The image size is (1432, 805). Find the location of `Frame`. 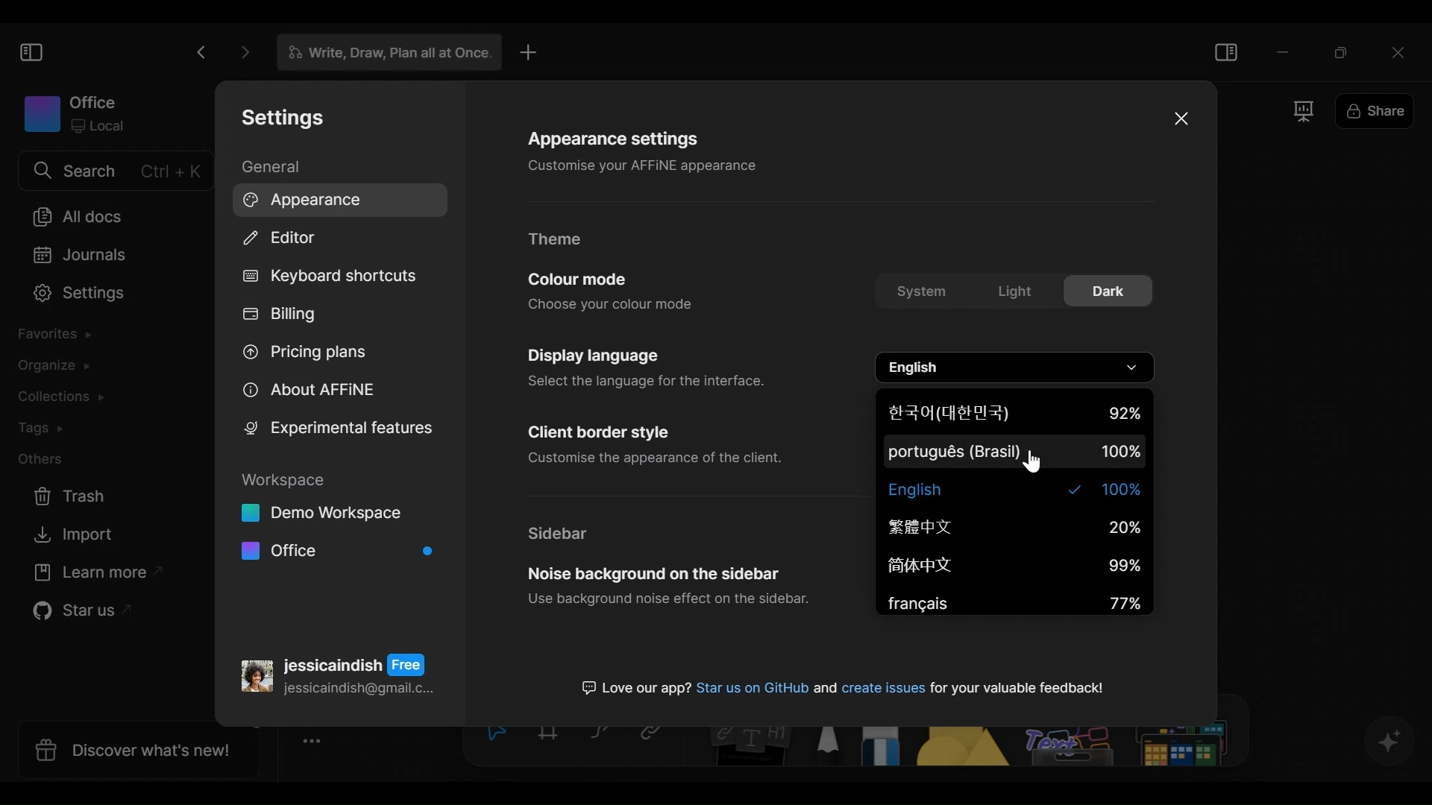

Frame is located at coordinates (551, 736).